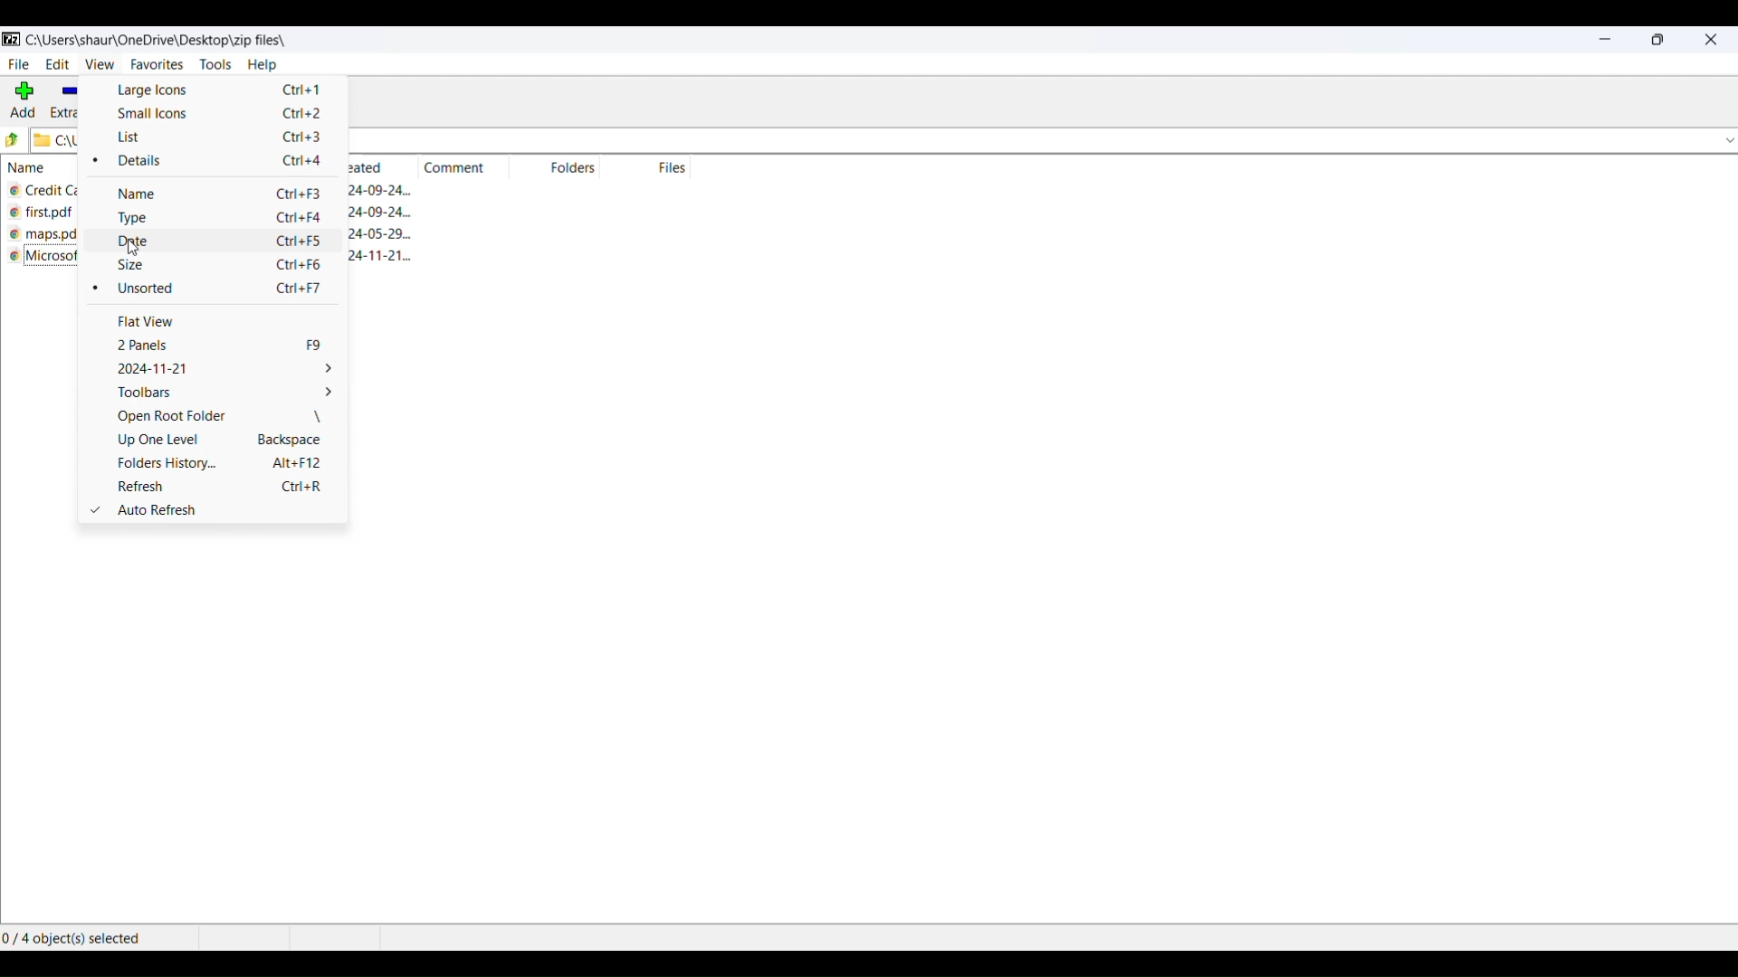  What do you see at coordinates (219, 244) in the screenshot?
I see `date` at bounding box center [219, 244].